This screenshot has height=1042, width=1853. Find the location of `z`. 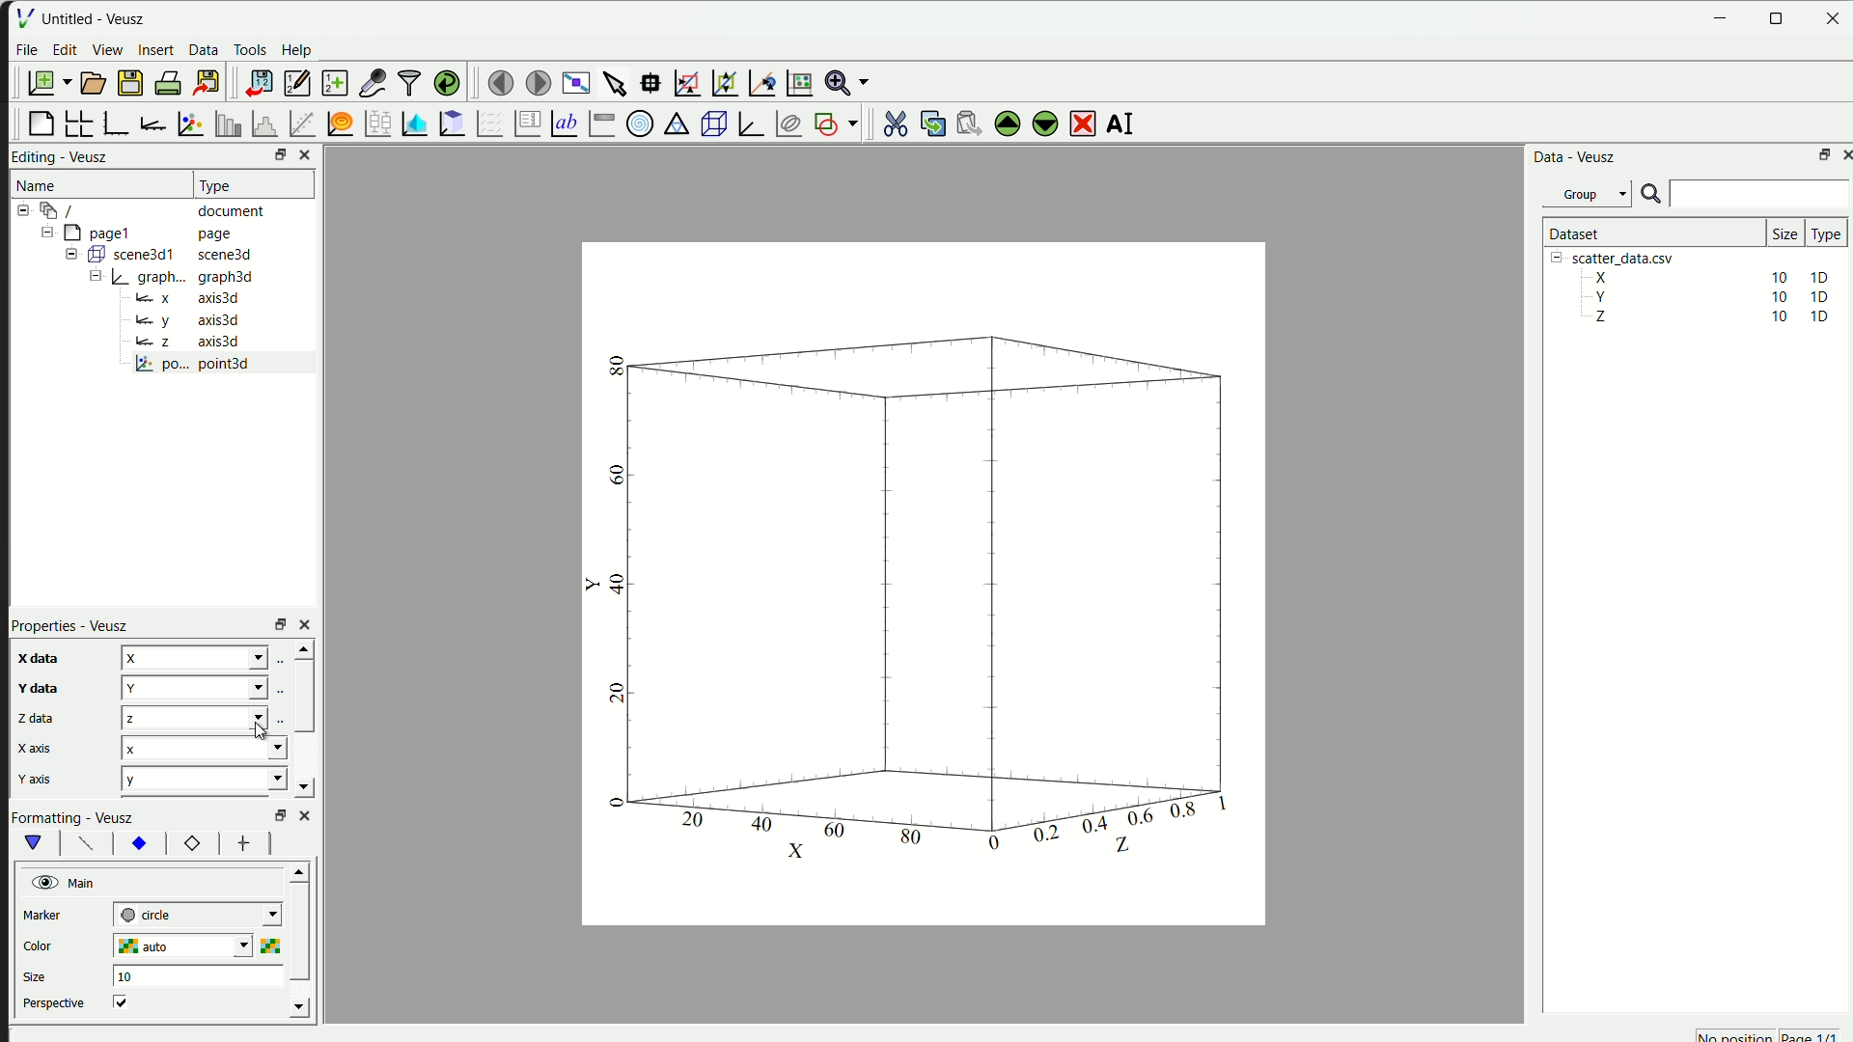

z is located at coordinates (213, 719).